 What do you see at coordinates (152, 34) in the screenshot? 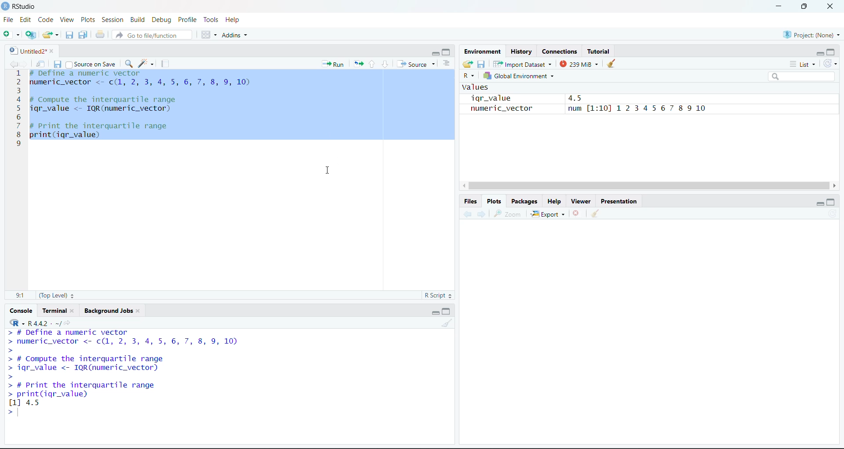
I see `Go to file/function` at bounding box center [152, 34].